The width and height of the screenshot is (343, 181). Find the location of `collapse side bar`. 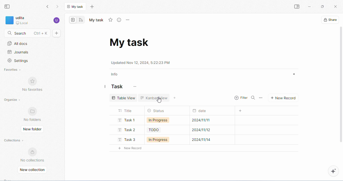

collapse side bar is located at coordinates (8, 7).